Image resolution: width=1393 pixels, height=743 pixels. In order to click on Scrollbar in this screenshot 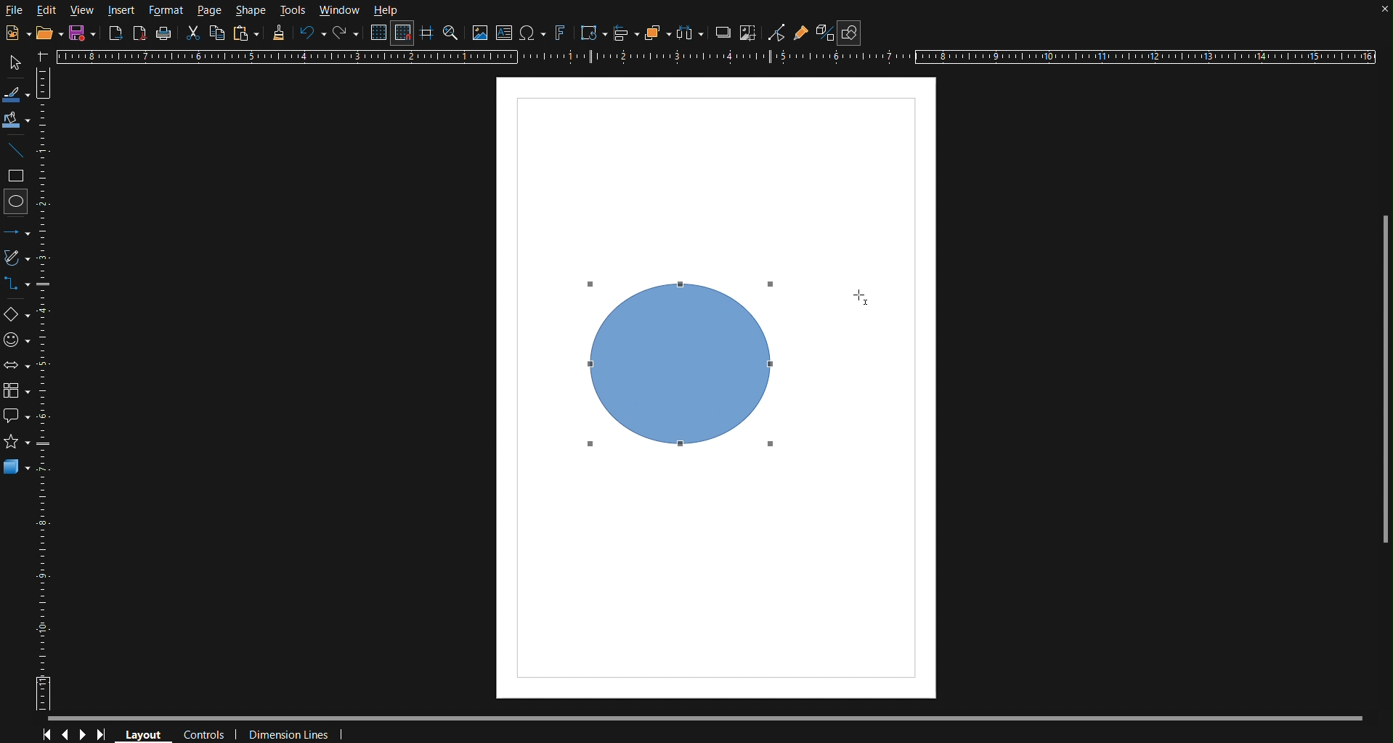, I will do `click(1379, 374)`.